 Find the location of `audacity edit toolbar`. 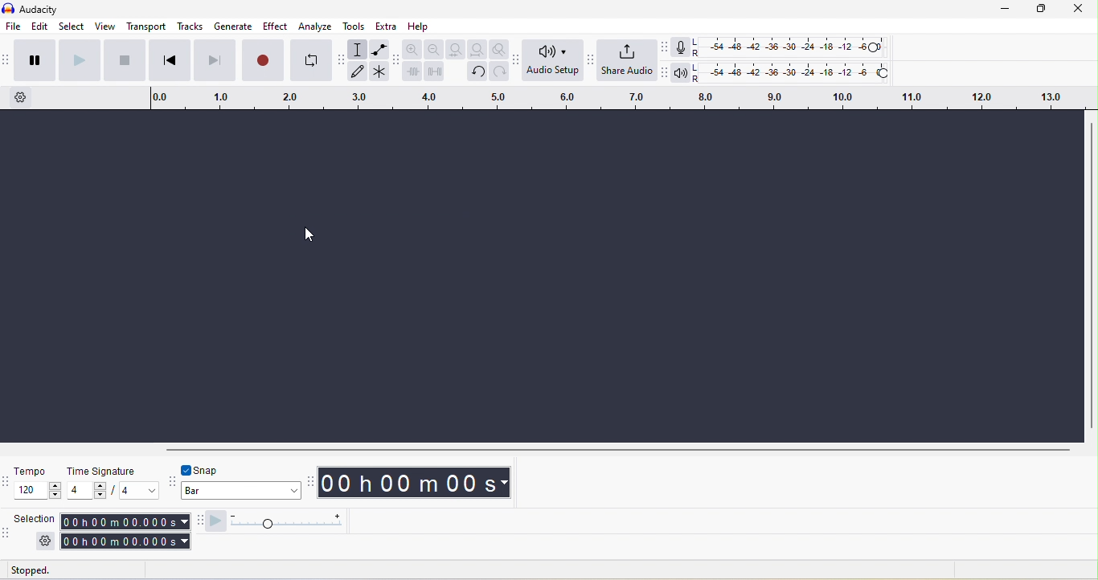

audacity edit toolbar is located at coordinates (395, 62).